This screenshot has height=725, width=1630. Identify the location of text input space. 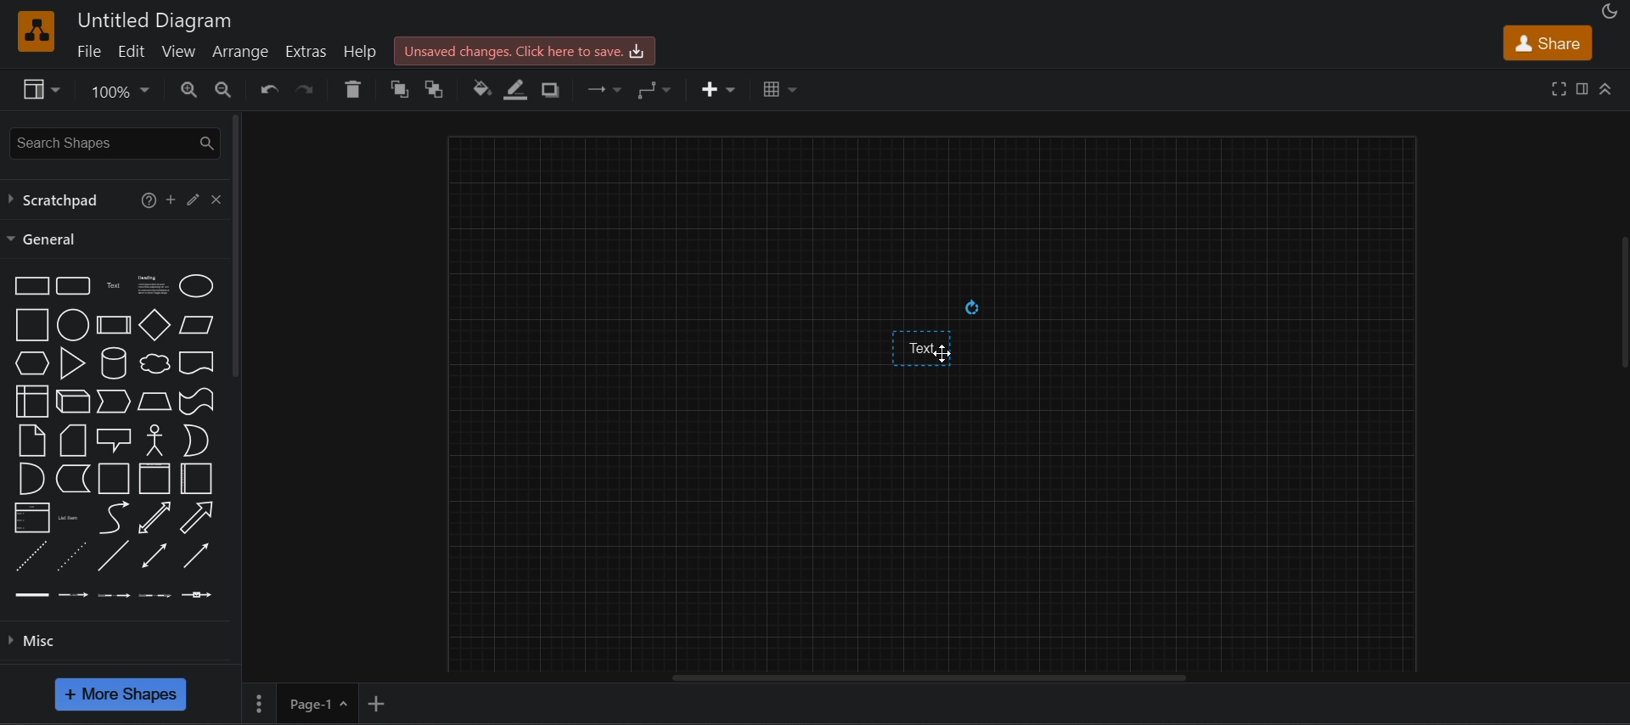
(920, 349).